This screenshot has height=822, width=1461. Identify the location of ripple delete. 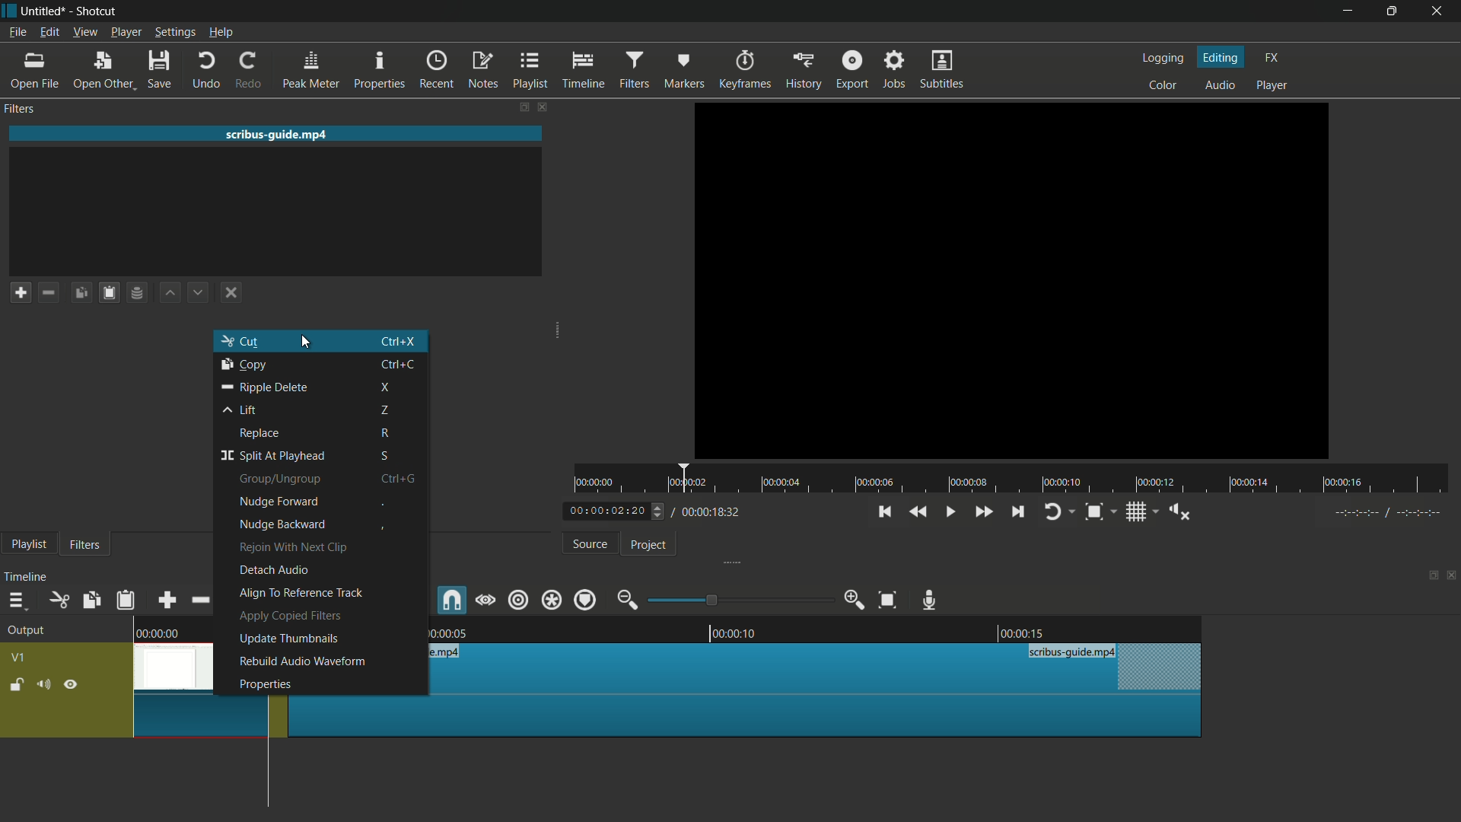
(266, 387).